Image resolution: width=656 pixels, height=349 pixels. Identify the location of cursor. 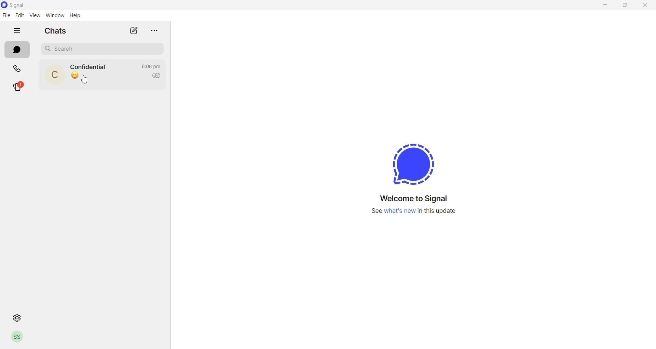
(88, 81).